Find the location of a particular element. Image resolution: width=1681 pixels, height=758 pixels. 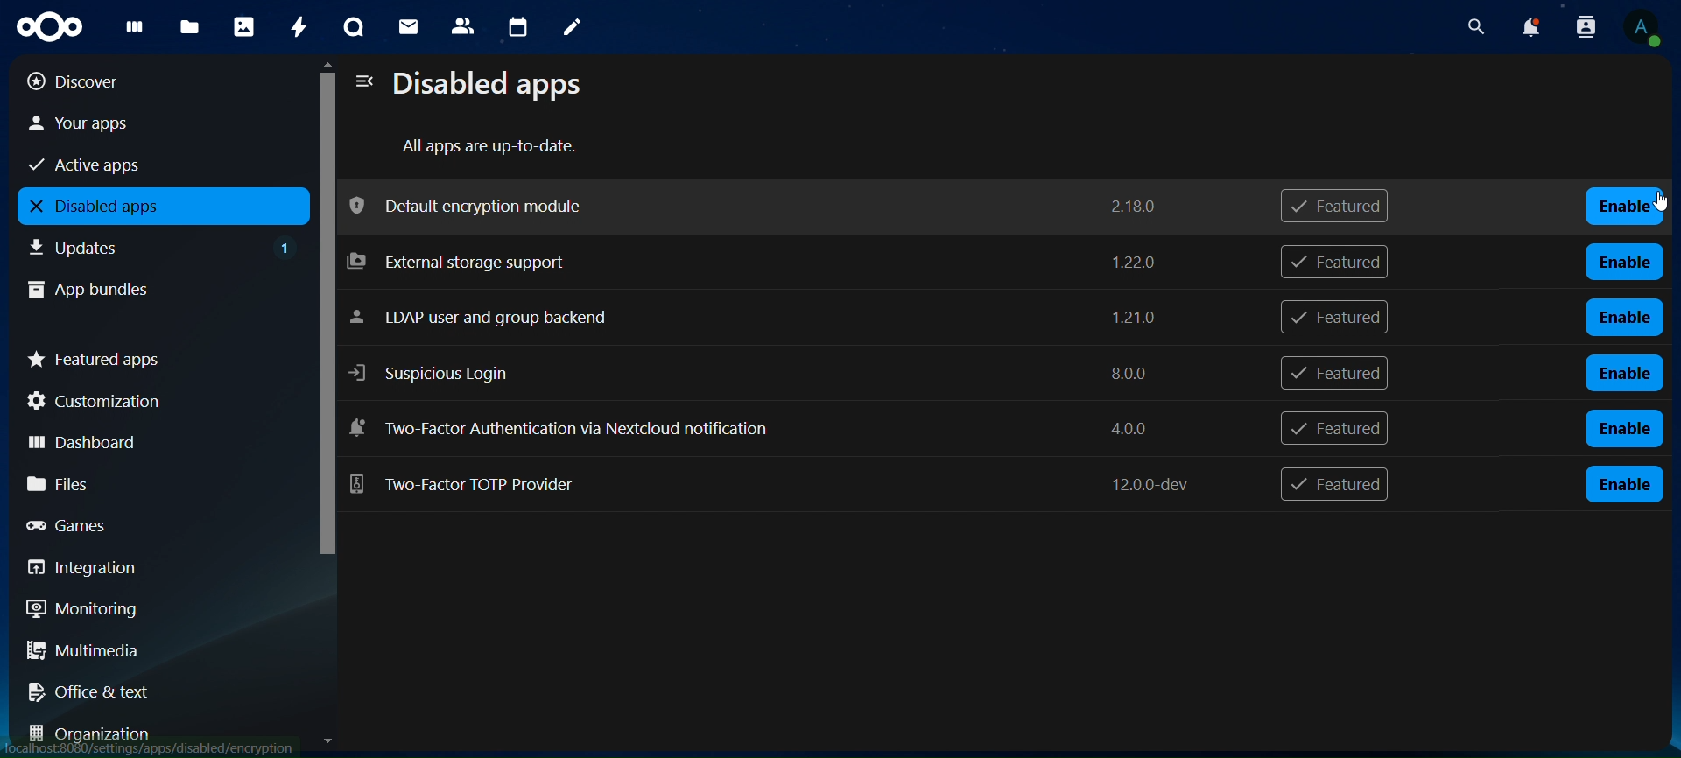

default encryption module is located at coordinates (756, 205).